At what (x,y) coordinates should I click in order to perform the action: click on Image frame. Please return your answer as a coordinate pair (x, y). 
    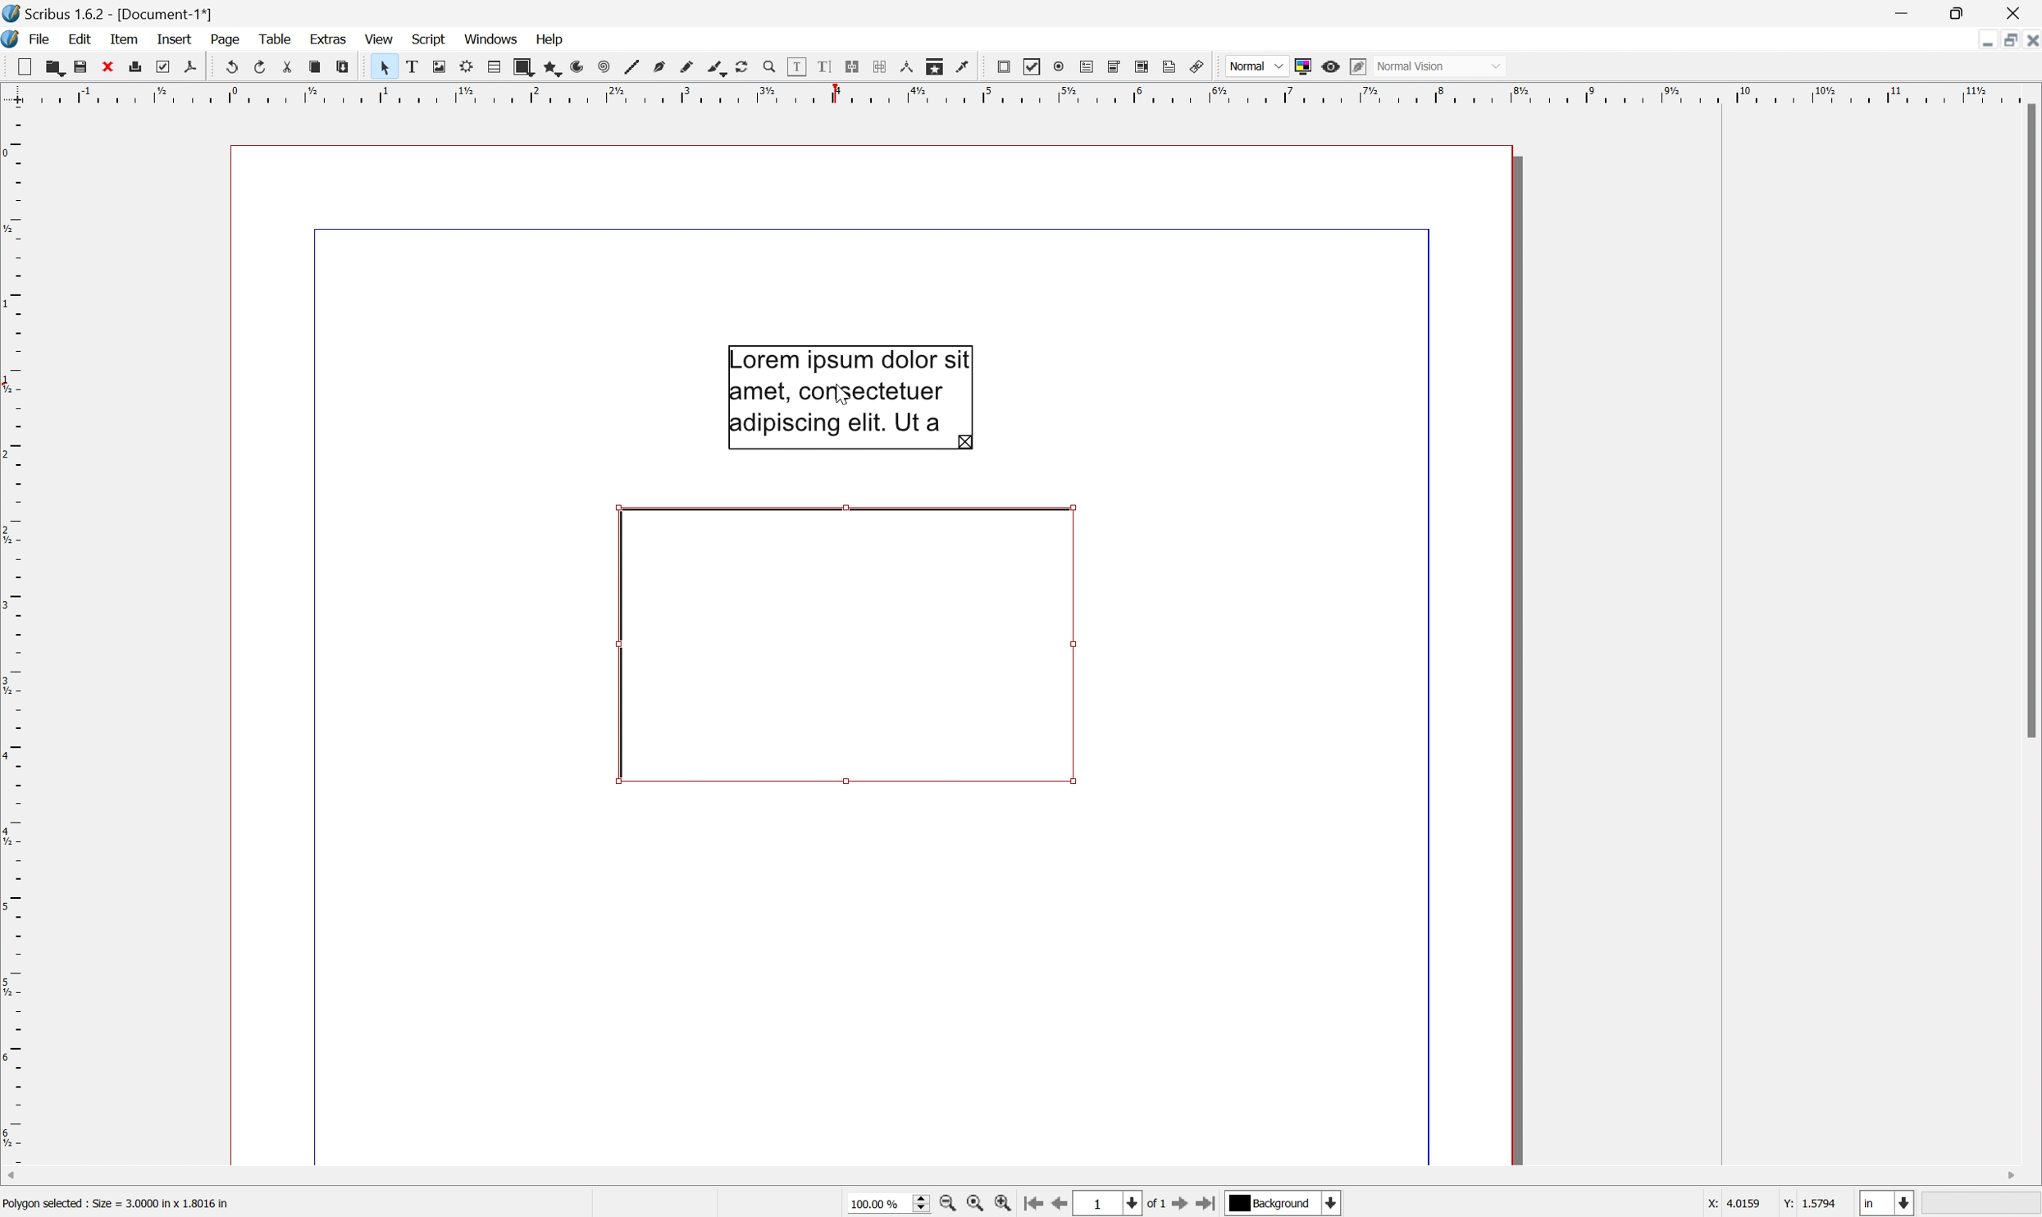
    Looking at the image, I should click on (435, 66).